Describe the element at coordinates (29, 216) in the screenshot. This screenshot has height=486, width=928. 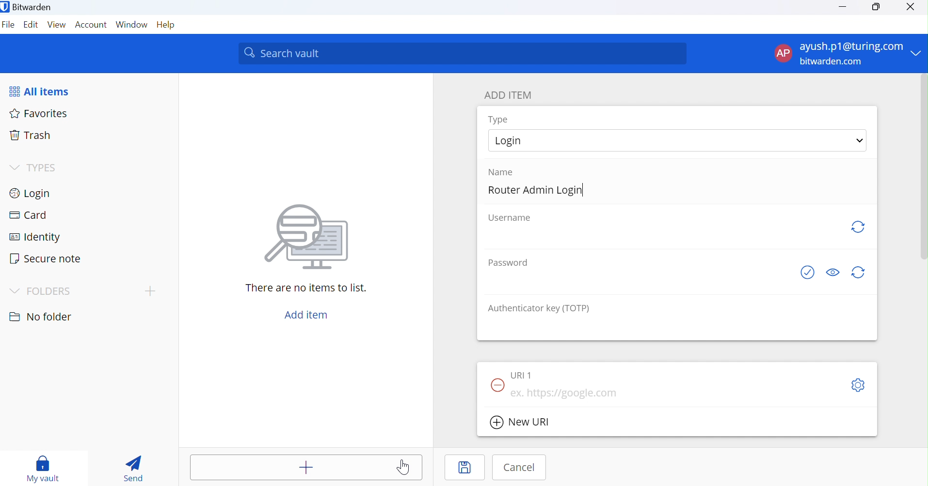
I see `Card` at that location.